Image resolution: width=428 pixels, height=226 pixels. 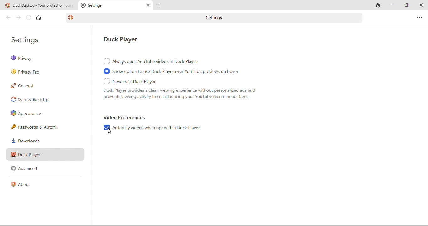 I want to click on settings, so click(x=217, y=18).